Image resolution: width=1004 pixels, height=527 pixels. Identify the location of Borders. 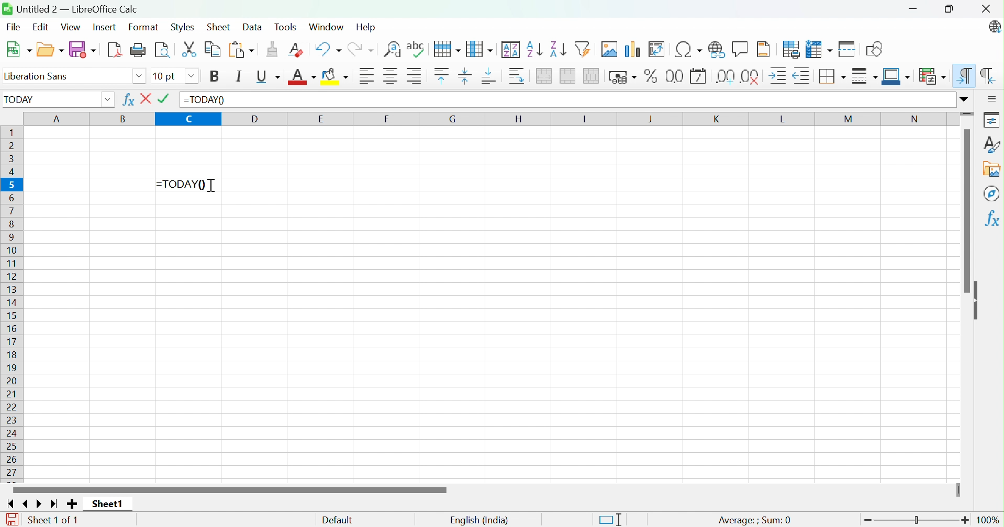
(834, 76).